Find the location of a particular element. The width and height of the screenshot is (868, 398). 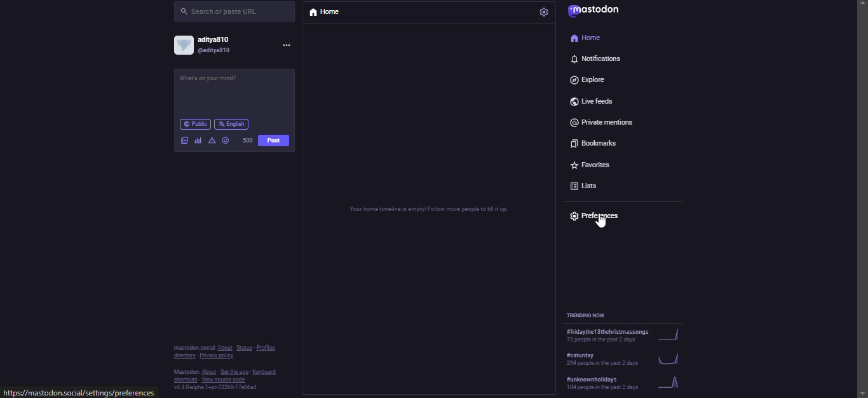

polls is located at coordinates (198, 140).